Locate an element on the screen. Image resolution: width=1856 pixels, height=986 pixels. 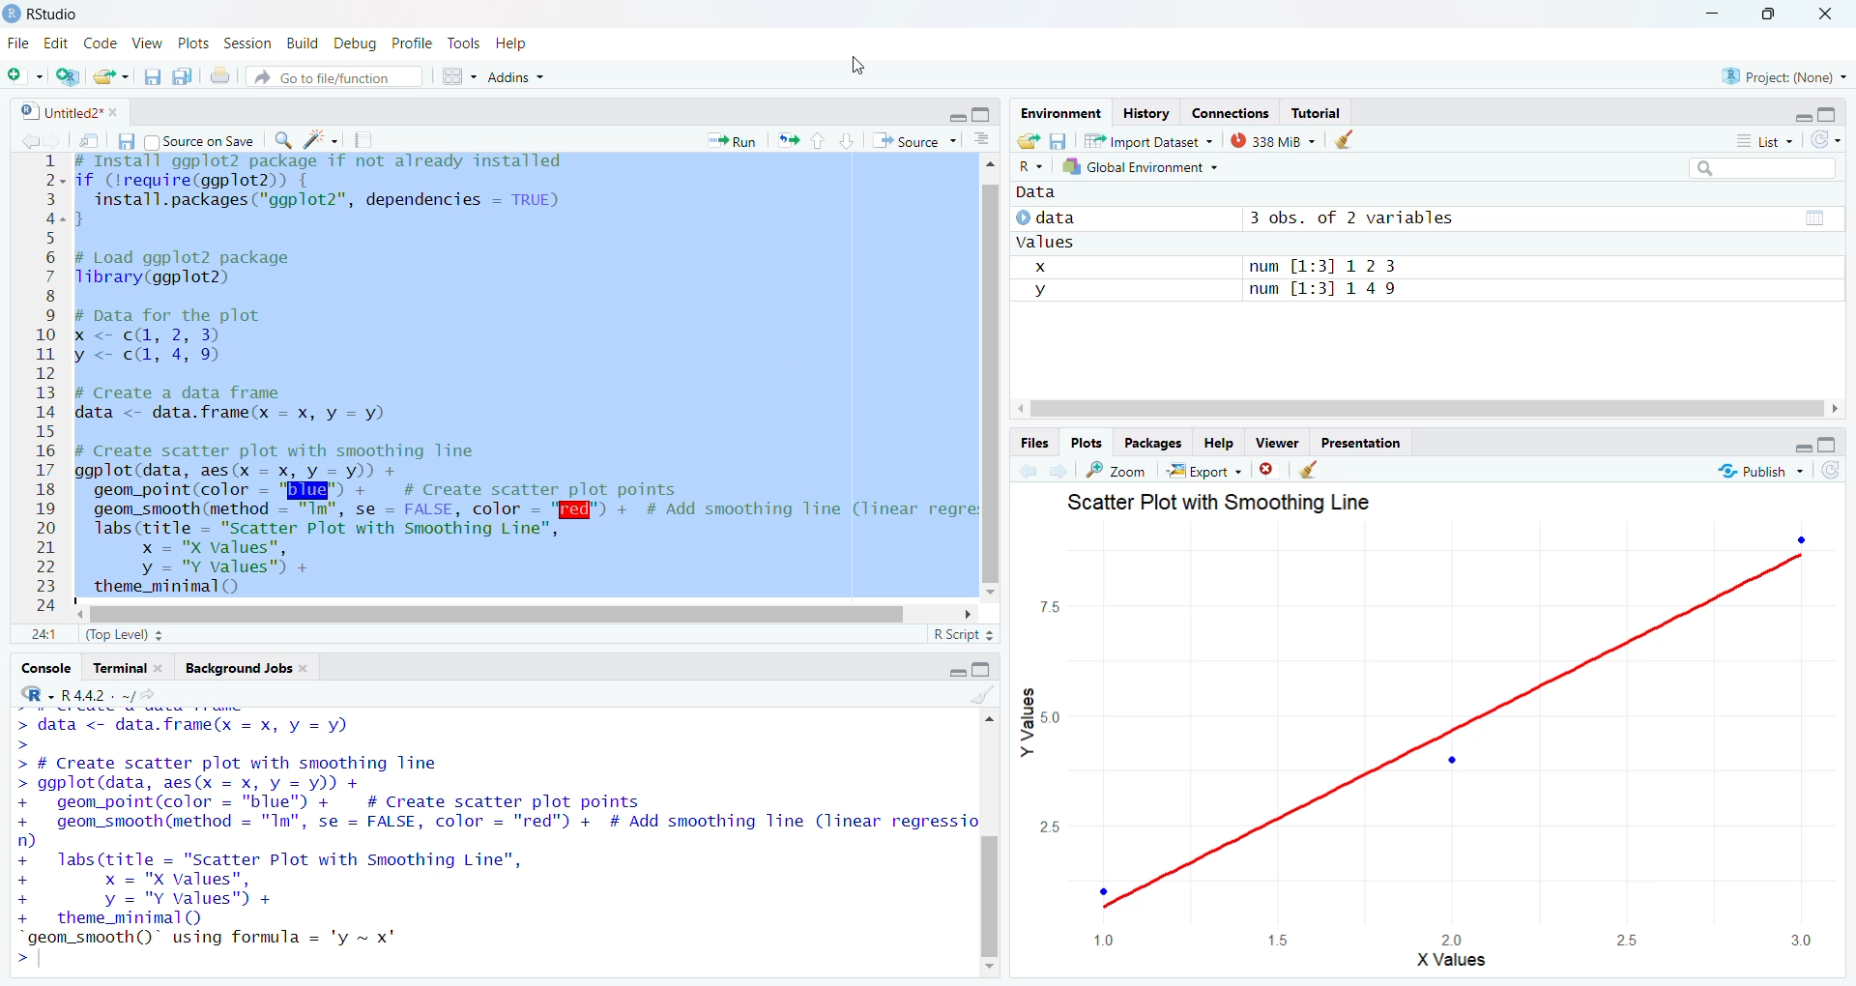
maximize is located at coordinates (1770, 14).